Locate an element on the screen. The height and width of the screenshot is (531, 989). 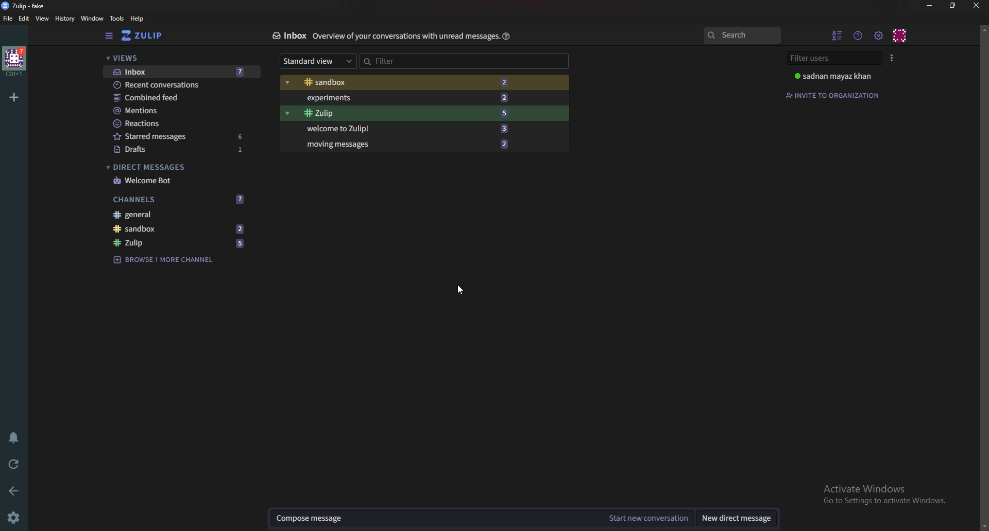
history is located at coordinates (64, 19).